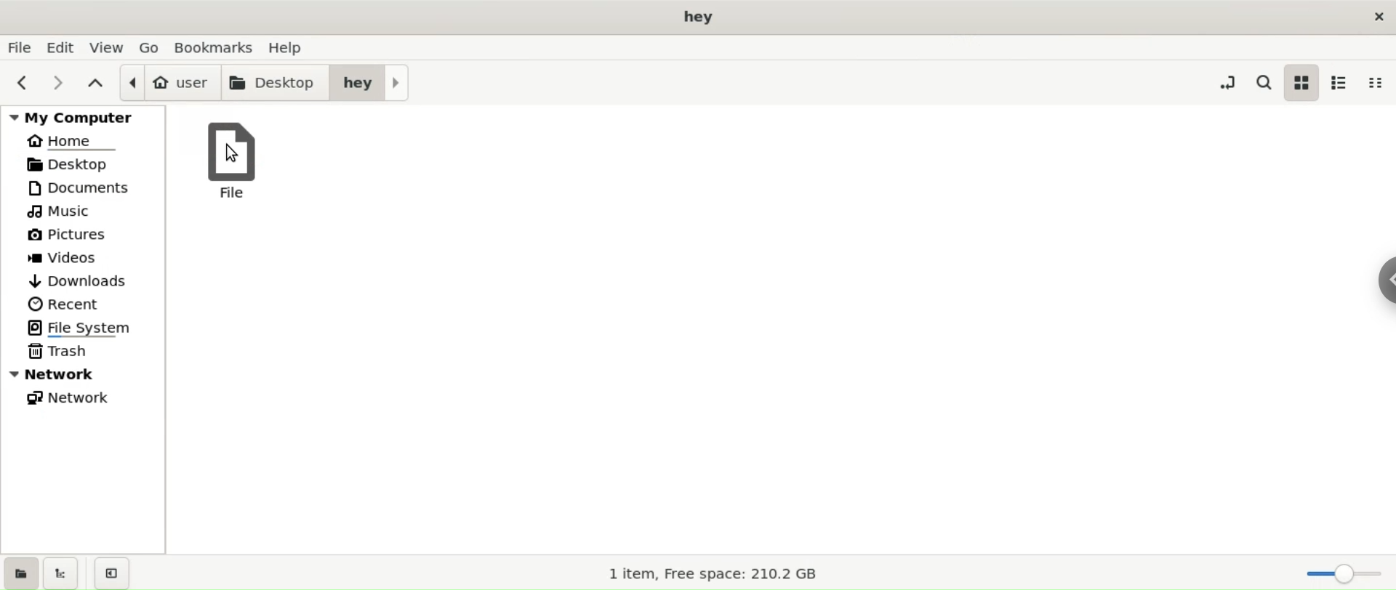  What do you see at coordinates (22, 83) in the screenshot?
I see `previous` at bounding box center [22, 83].